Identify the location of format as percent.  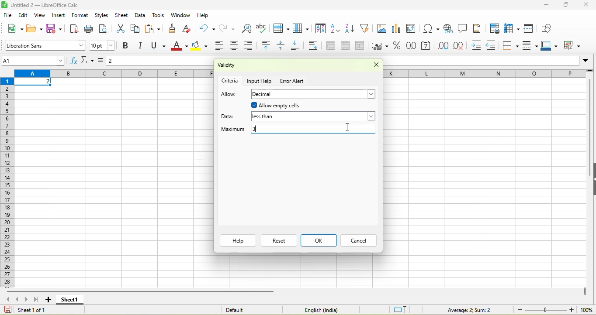
(397, 46).